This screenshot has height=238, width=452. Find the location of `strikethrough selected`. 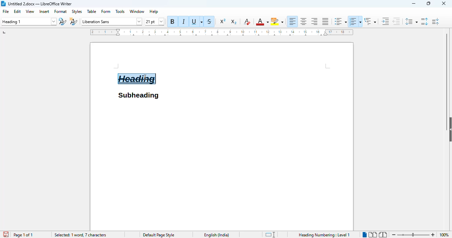

strikethrough selected is located at coordinates (209, 21).